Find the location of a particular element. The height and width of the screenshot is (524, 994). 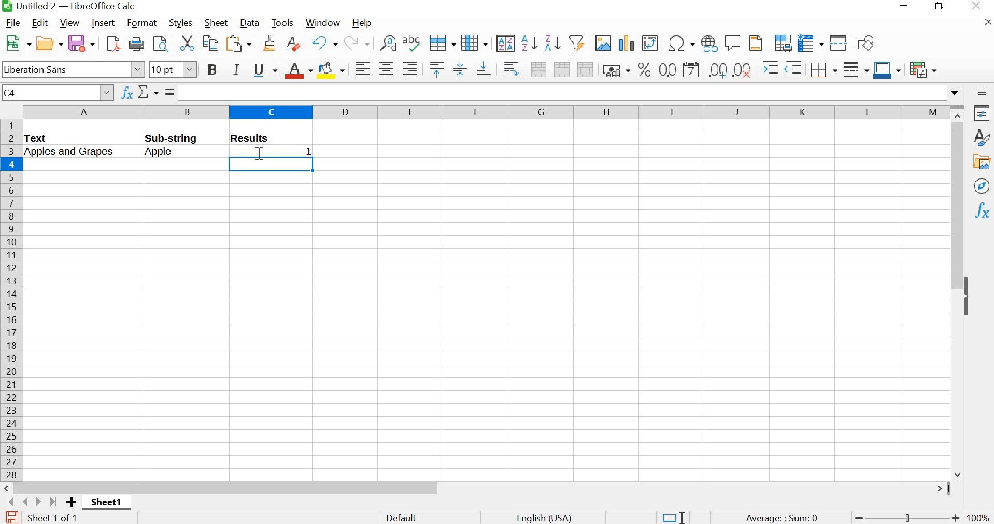

move to next sheet buttons is located at coordinates (33, 502).